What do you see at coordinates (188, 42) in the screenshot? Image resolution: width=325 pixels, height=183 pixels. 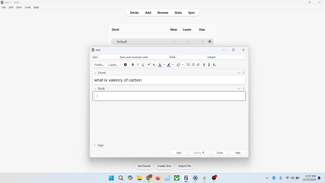 I see `0` at bounding box center [188, 42].